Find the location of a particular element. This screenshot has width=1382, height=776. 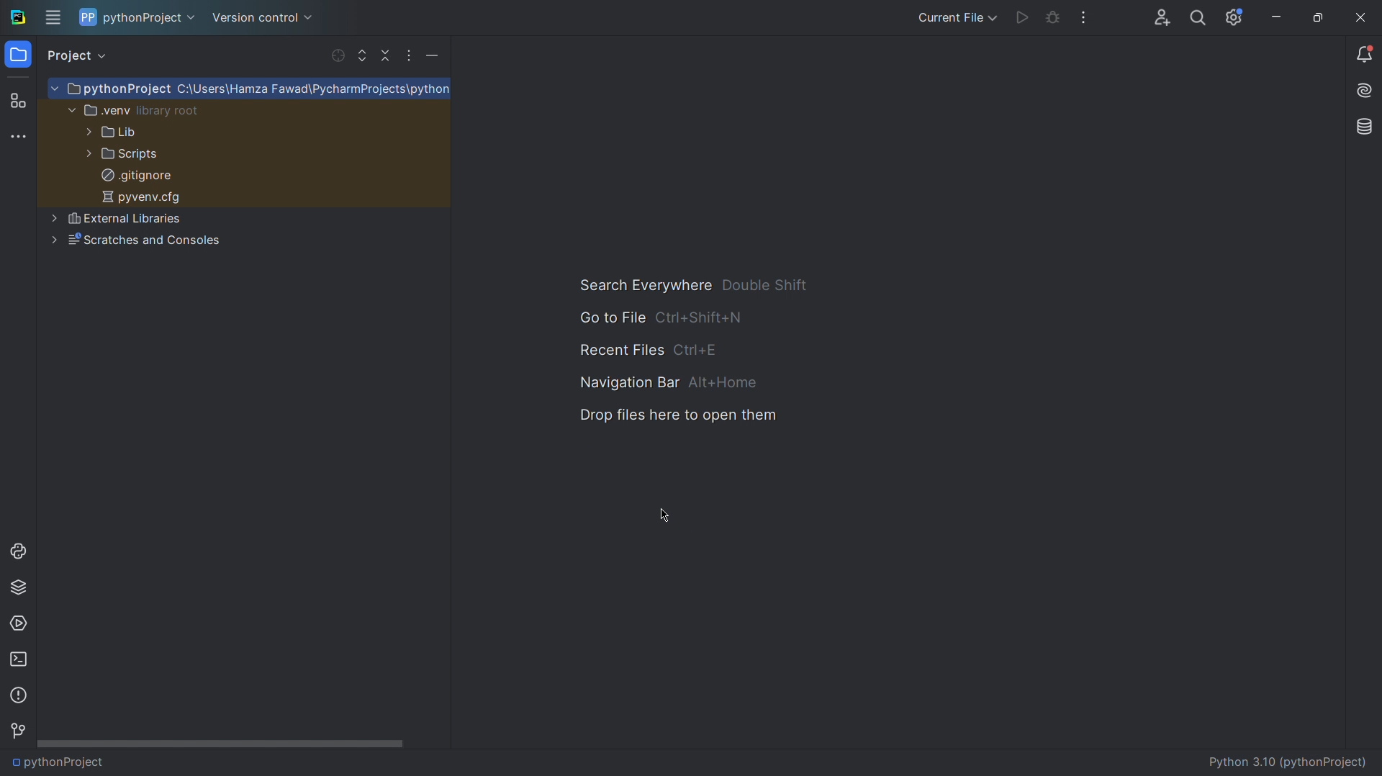

search is located at coordinates (1196, 19).